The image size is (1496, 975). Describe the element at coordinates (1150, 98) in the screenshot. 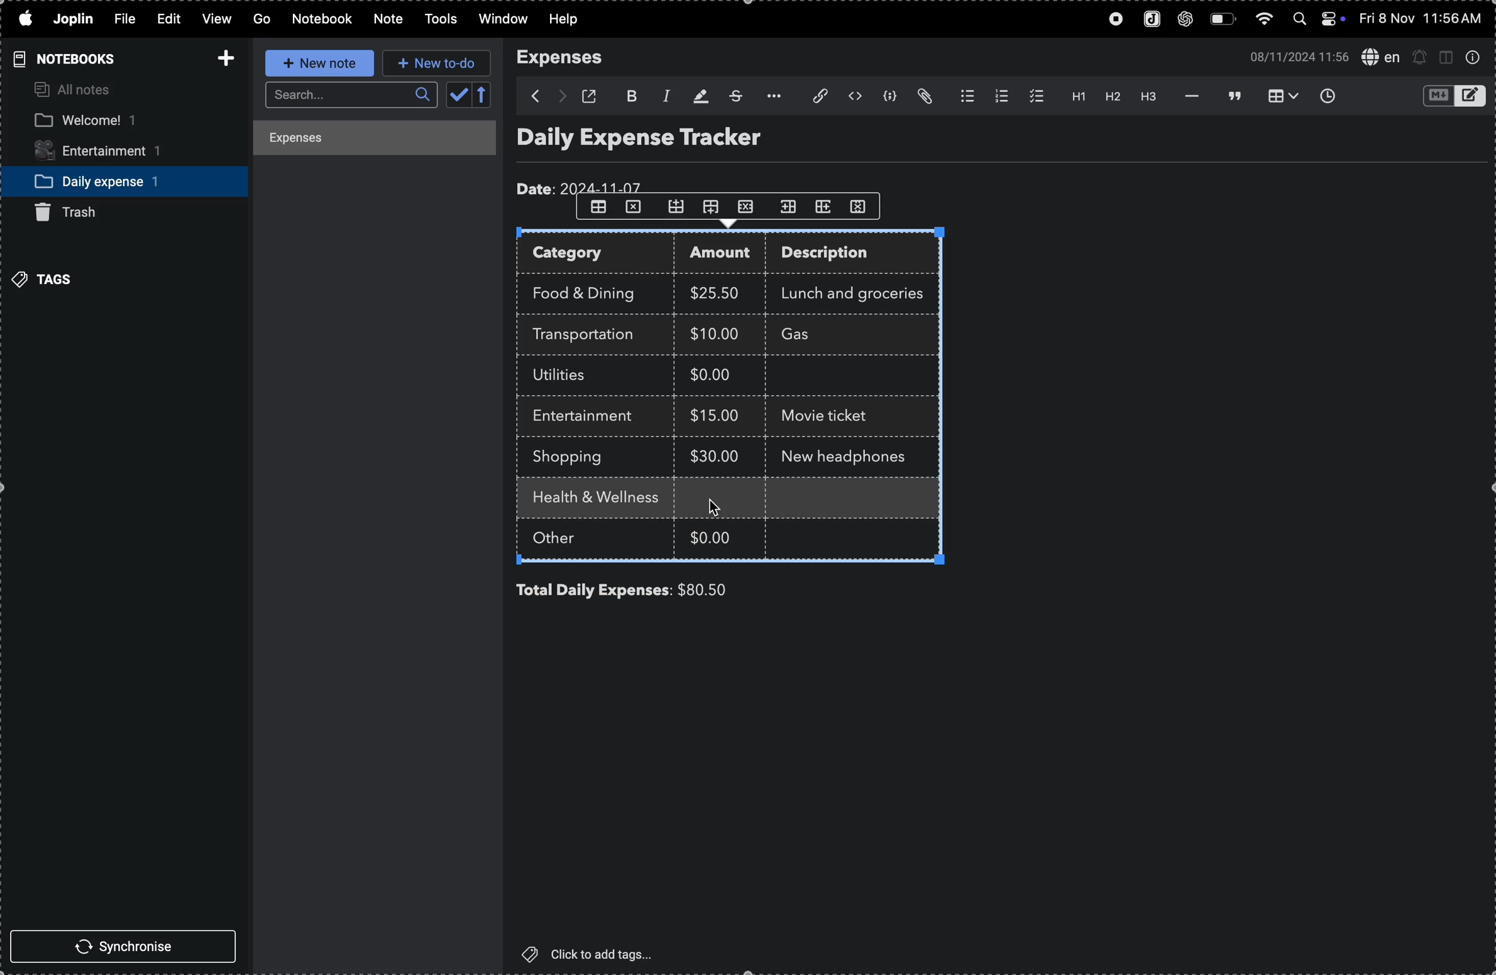

I see `heading 3` at that location.